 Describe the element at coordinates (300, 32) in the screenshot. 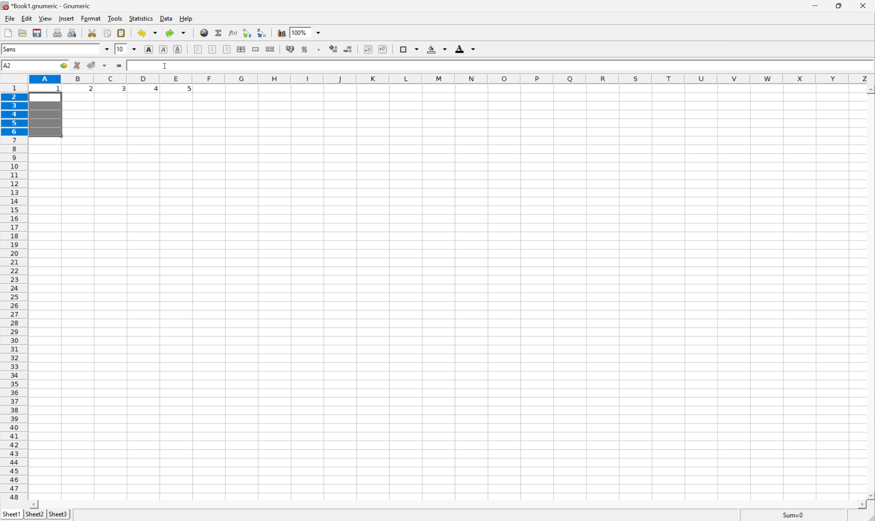

I see `100%` at that location.